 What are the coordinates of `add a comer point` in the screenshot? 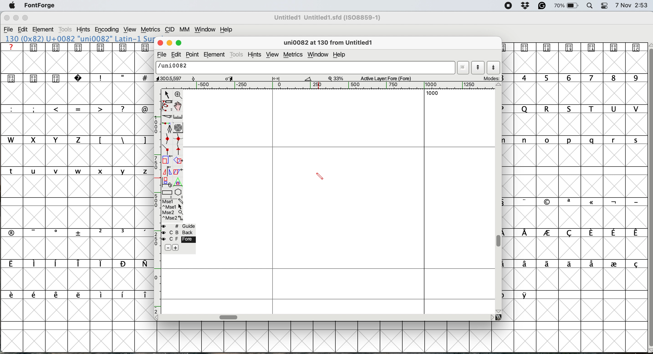 It's located at (168, 150).